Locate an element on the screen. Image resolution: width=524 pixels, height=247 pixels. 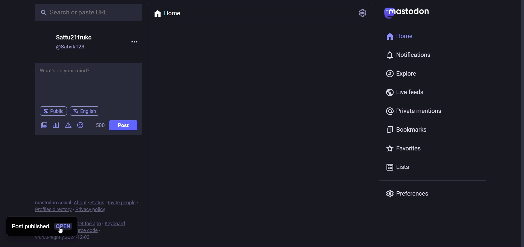
invite people is located at coordinates (124, 201).